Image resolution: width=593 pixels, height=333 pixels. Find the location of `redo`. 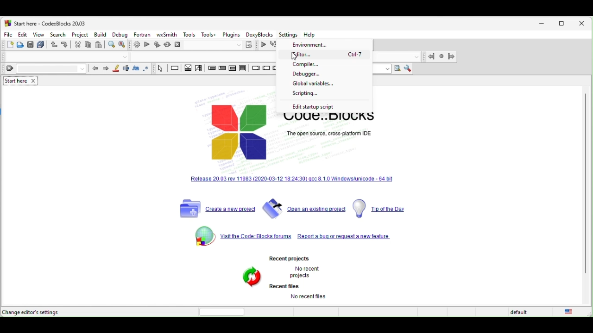

redo is located at coordinates (66, 45).